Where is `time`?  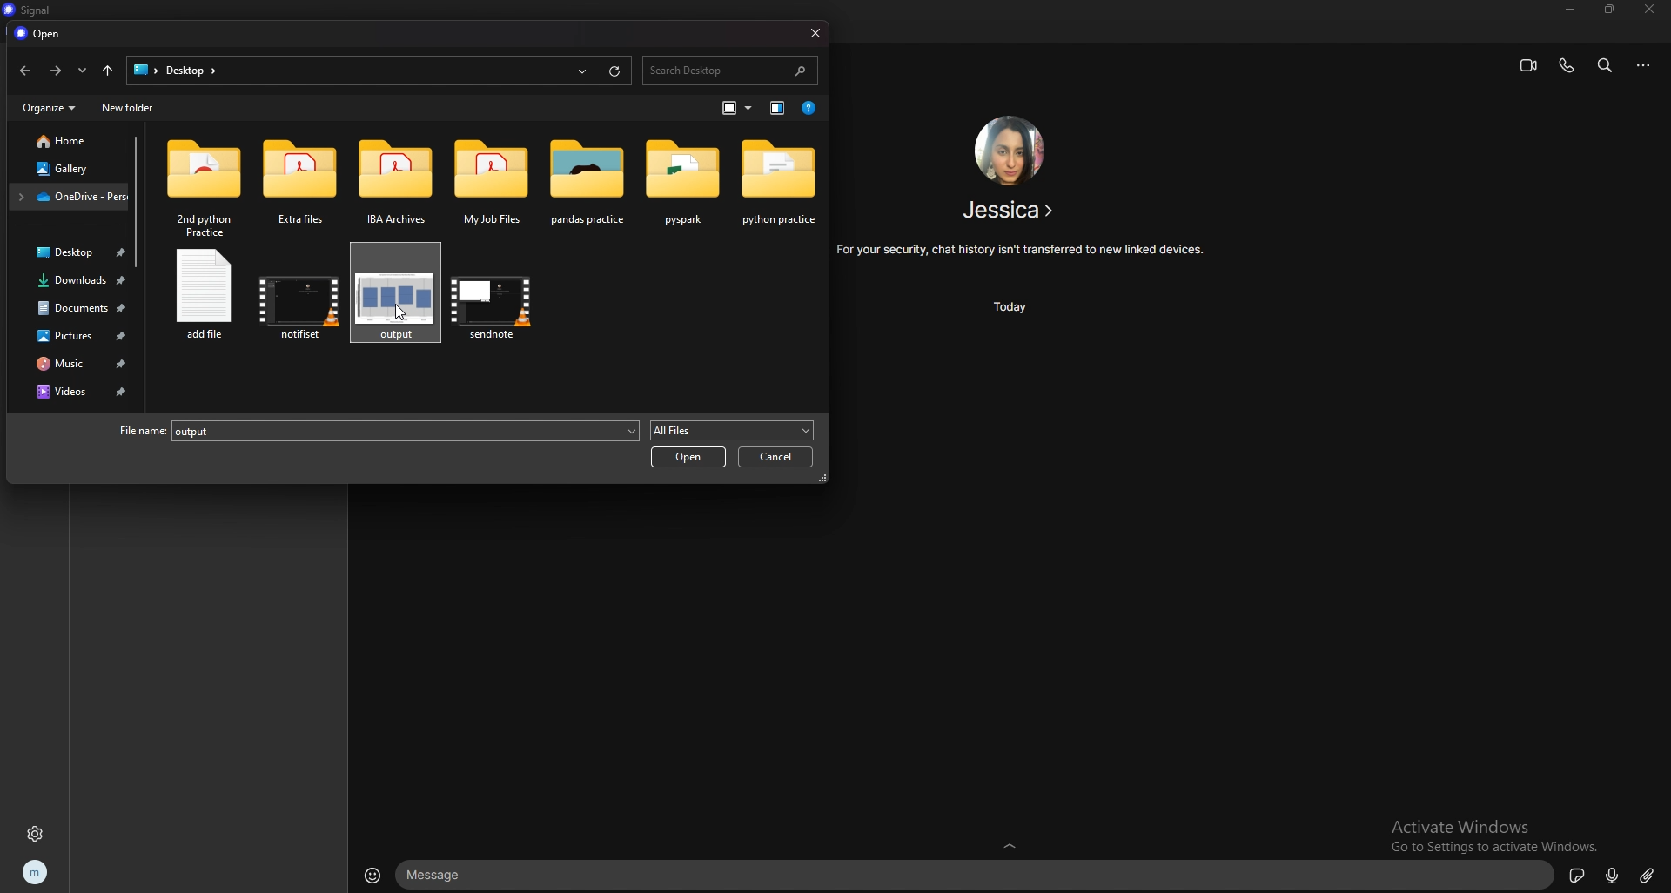
time is located at coordinates (1009, 307).